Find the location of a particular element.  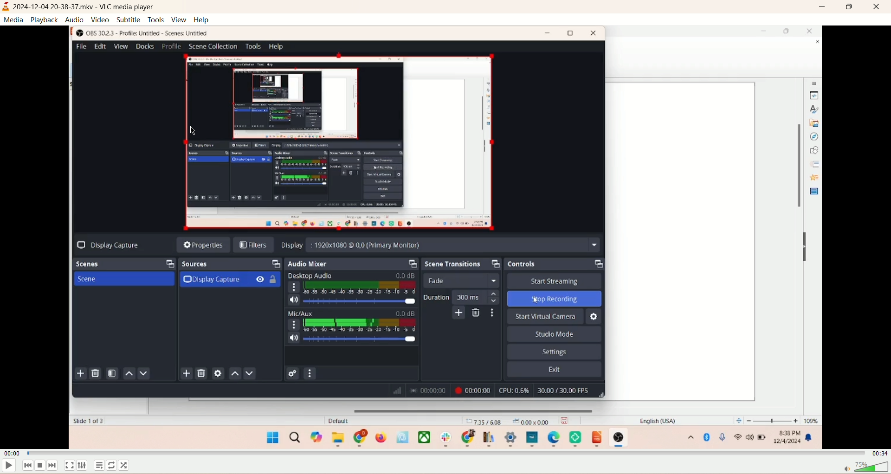

cursor is located at coordinates (193, 131).